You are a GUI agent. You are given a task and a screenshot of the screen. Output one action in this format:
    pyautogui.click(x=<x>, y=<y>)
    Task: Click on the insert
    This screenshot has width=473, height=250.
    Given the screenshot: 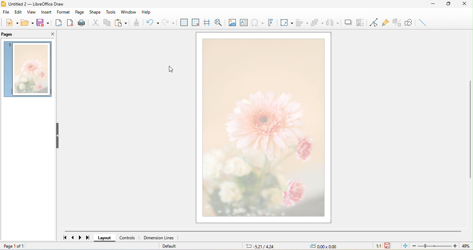 What is the action you would take?
    pyautogui.click(x=48, y=11)
    